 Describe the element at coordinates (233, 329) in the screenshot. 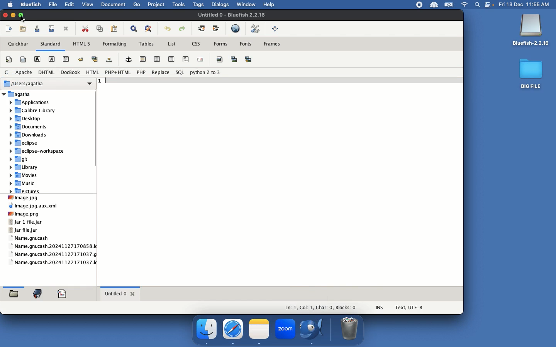

I see `safari` at that location.